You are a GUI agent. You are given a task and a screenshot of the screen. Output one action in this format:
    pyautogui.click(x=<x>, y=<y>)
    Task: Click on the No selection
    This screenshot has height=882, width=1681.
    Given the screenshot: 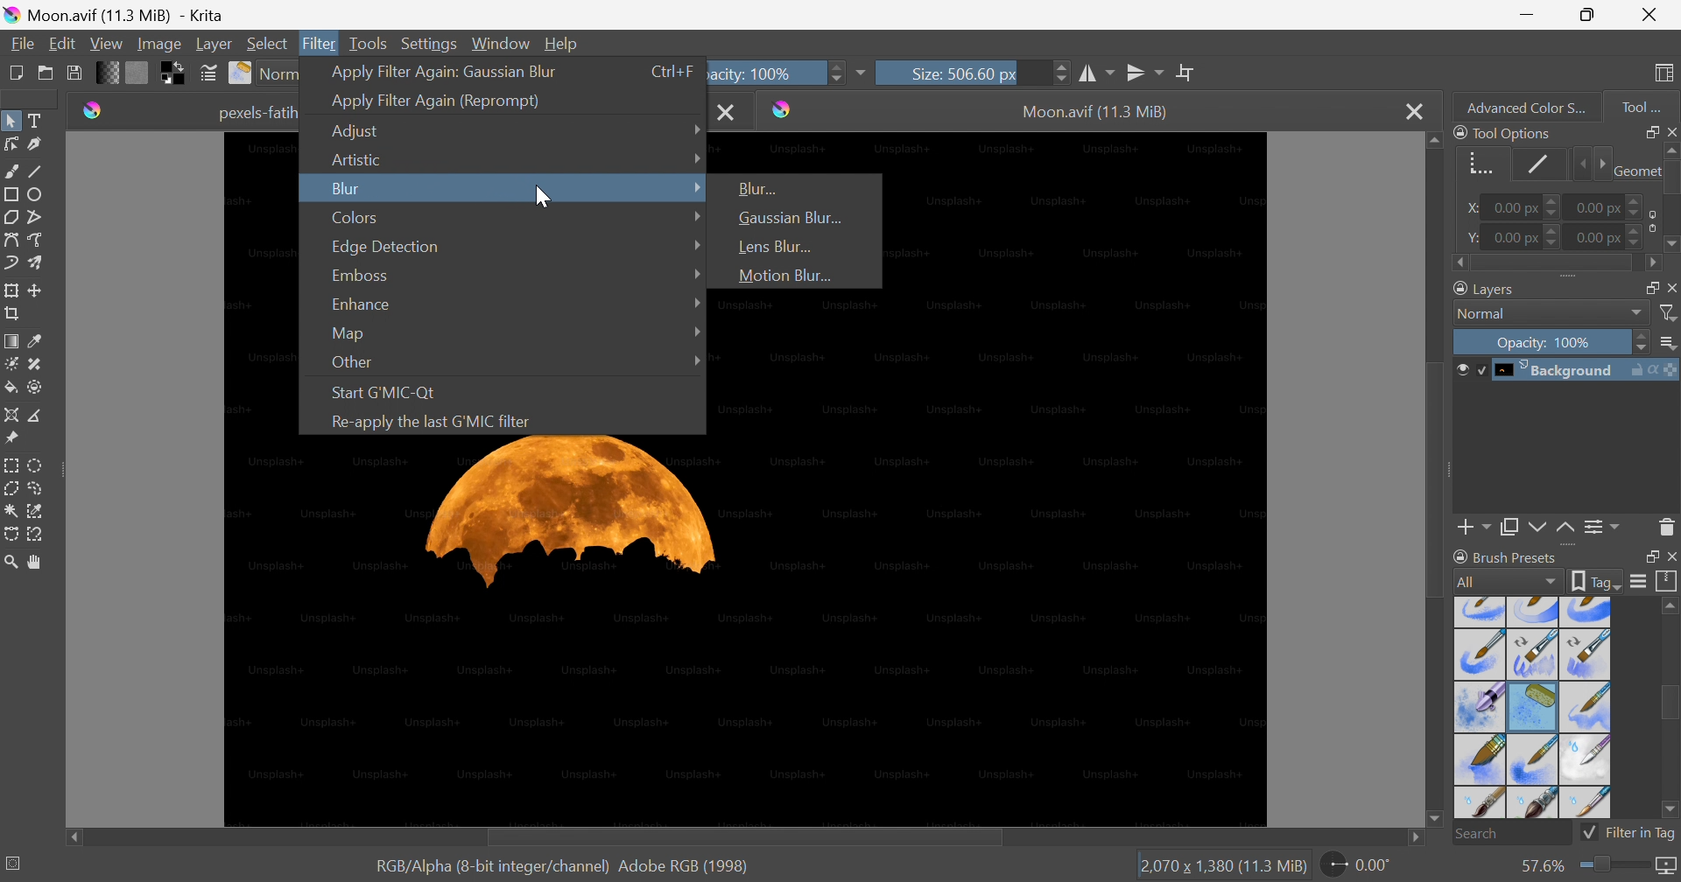 What is the action you would take?
    pyautogui.click(x=15, y=863)
    